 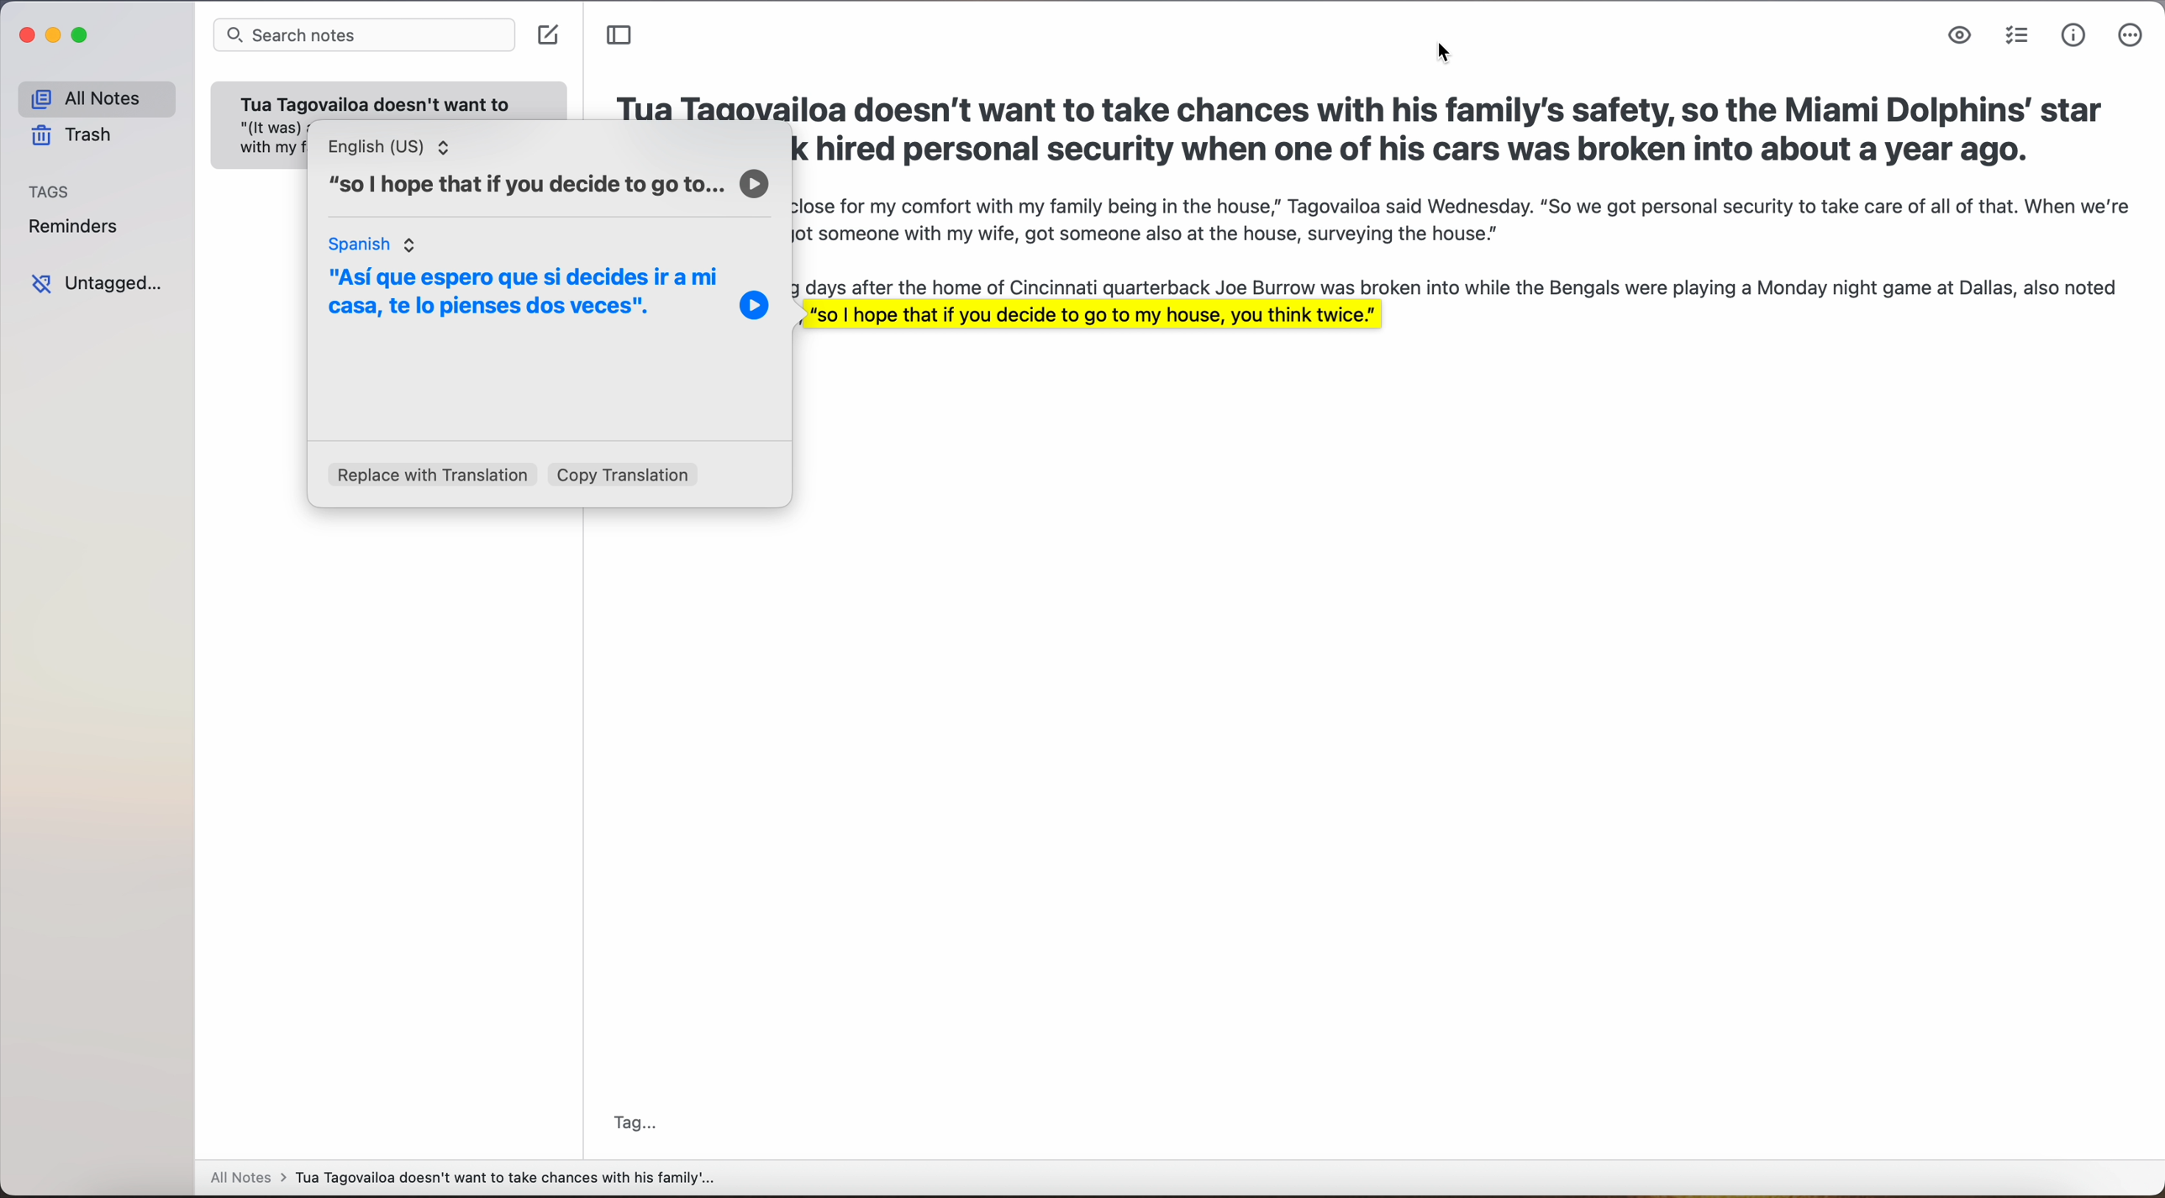 What do you see at coordinates (1467, 245) in the screenshot?
I see `"(It was) a little too close for my comfort with my family being in the house,” Tagovailoa said Wednesday. “So we got personal security to take care of all of that. When we’re on the road, we’ve got someone with my wife, got someone also at the house, surveying the house.”` at bounding box center [1467, 245].